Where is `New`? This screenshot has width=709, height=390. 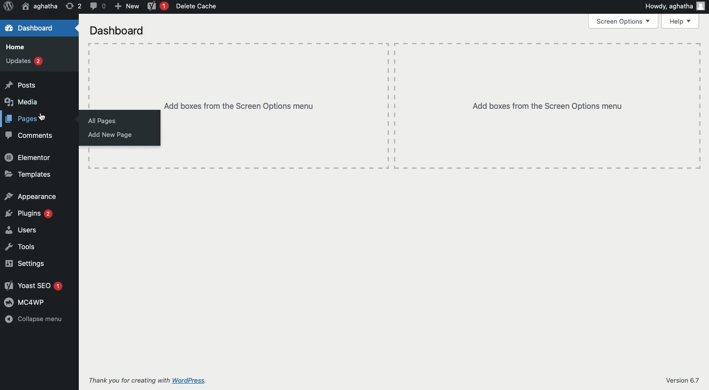 New is located at coordinates (126, 7).